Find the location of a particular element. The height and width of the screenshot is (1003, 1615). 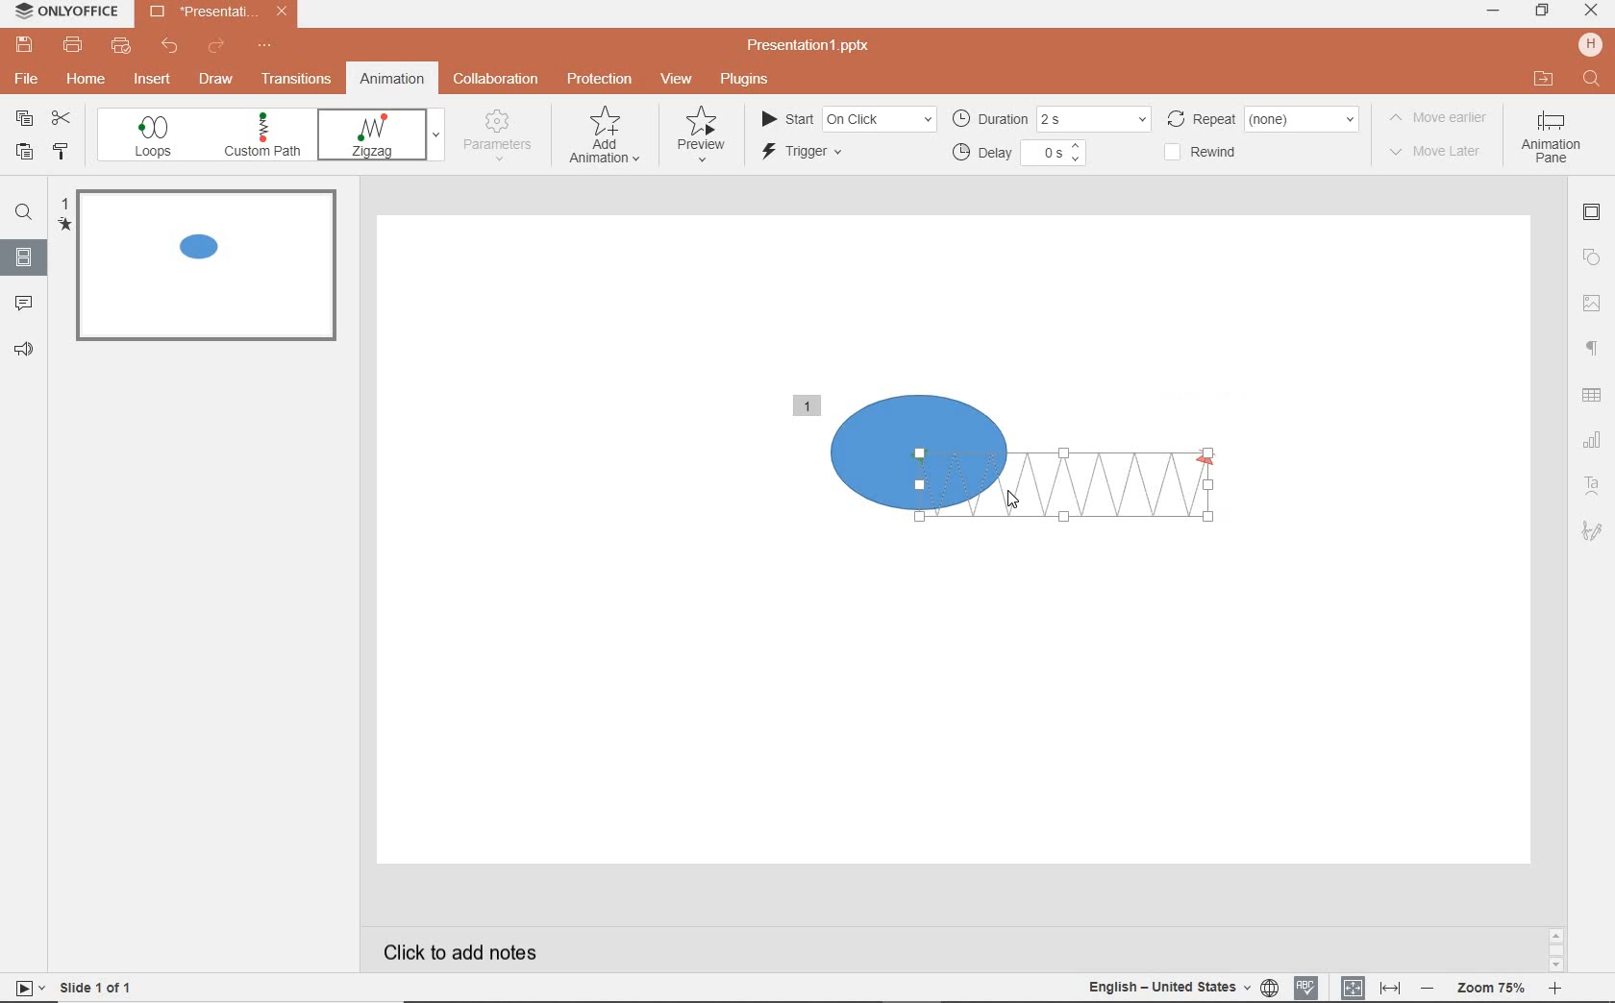

table settings is located at coordinates (1594, 397).